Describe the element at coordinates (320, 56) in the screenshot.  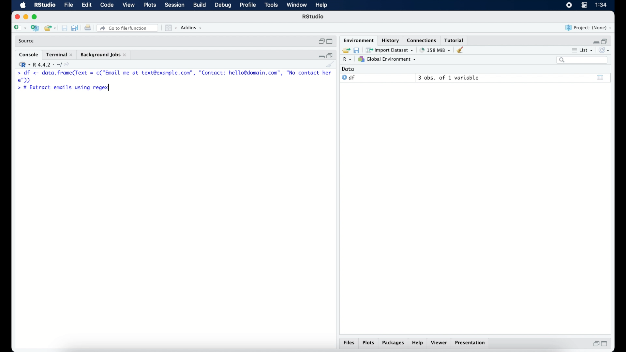
I see `minimize` at that location.